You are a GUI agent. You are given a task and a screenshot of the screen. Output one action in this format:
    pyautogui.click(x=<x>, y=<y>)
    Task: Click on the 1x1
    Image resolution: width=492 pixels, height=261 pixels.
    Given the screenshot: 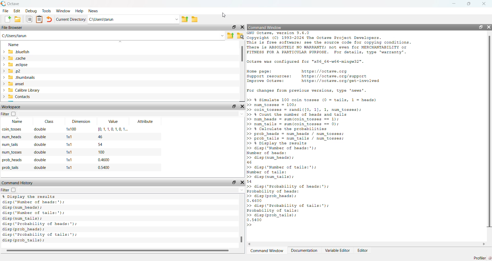 What is the action you would take?
    pyautogui.click(x=69, y=144)
    